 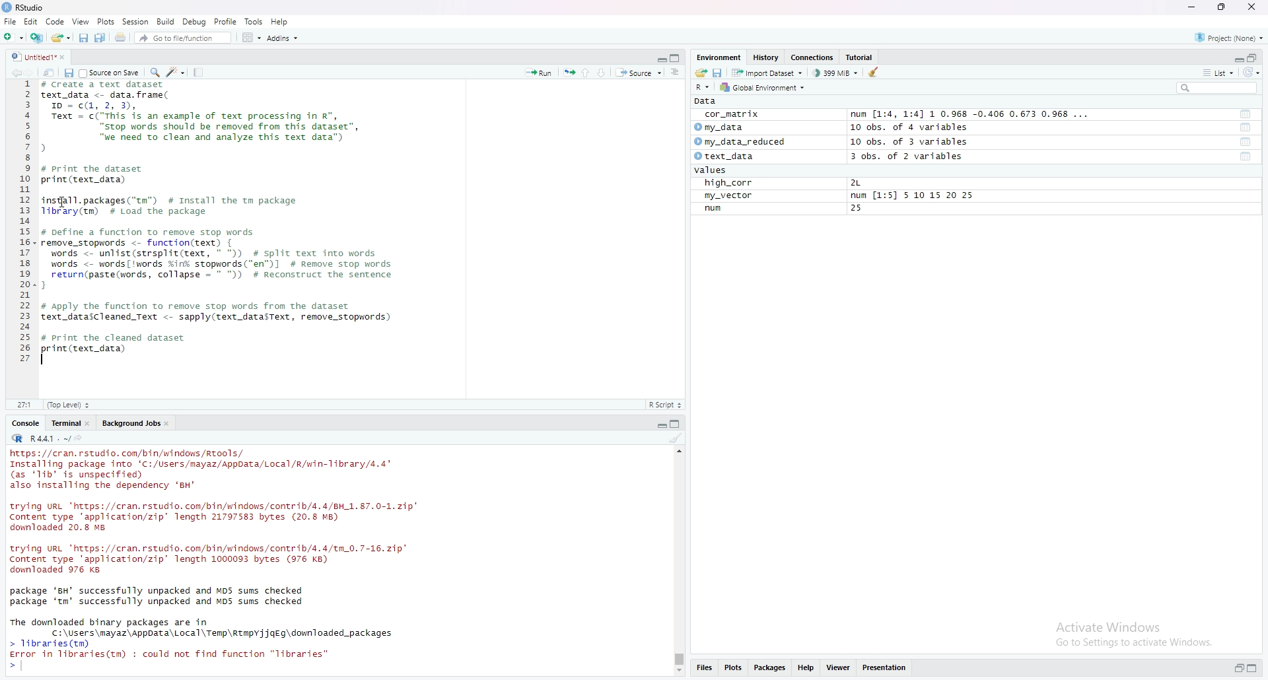 I want to click on session, so click(x=135, y=21).